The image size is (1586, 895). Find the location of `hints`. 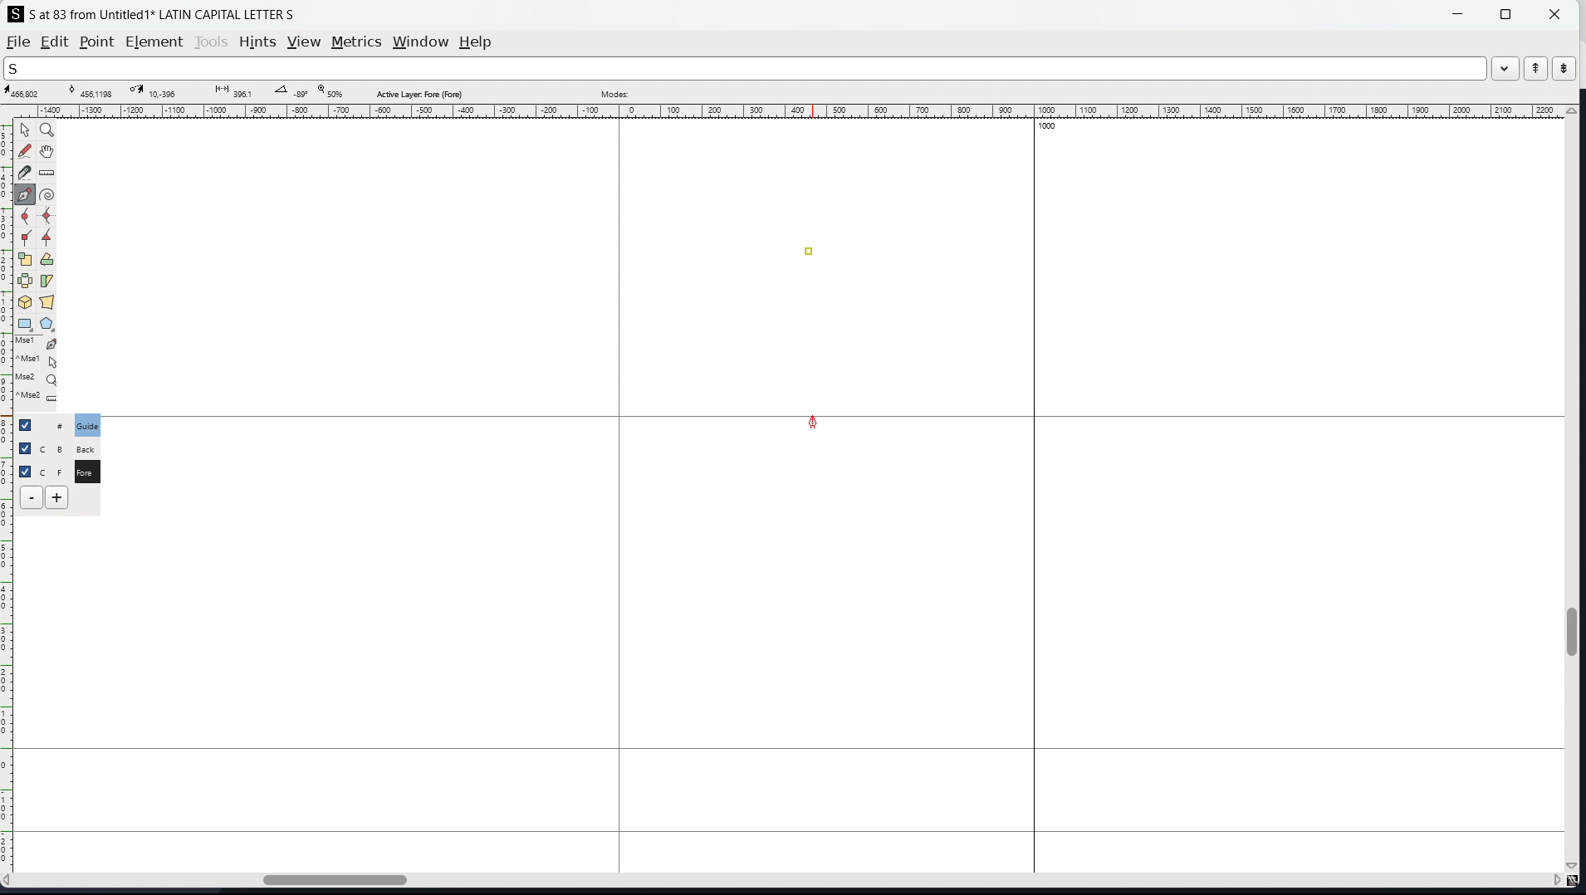

hints is located at coordinates (258, 42).